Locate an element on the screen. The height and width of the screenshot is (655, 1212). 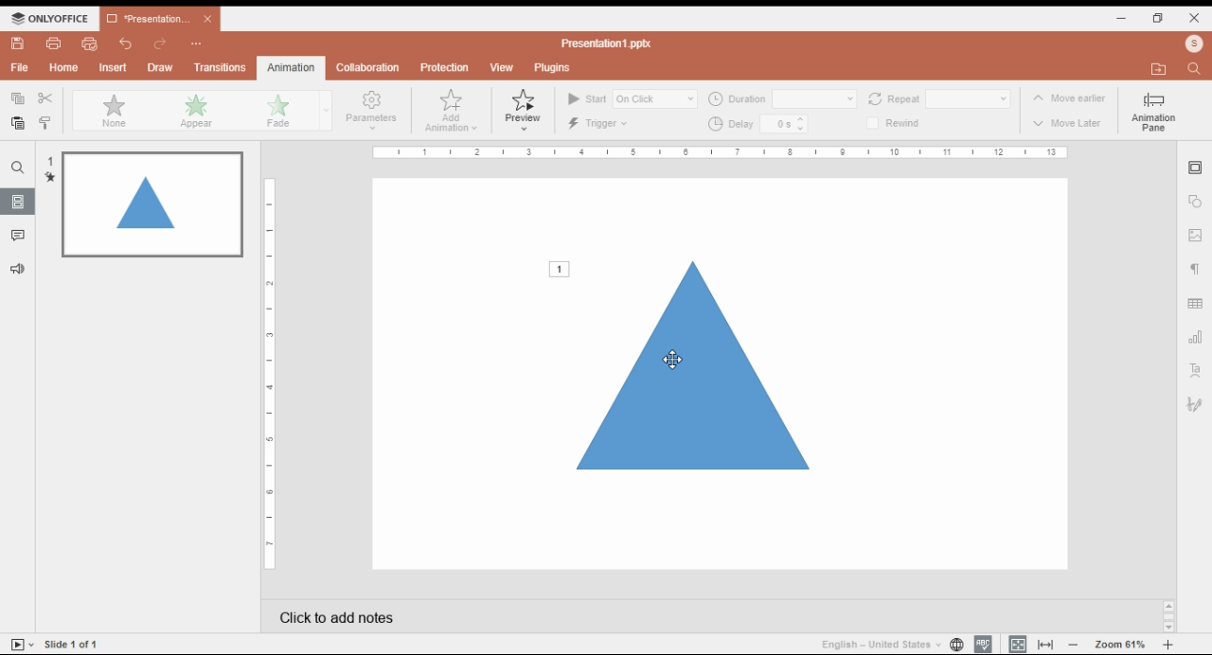
protection is located at coordinates (444, 69).